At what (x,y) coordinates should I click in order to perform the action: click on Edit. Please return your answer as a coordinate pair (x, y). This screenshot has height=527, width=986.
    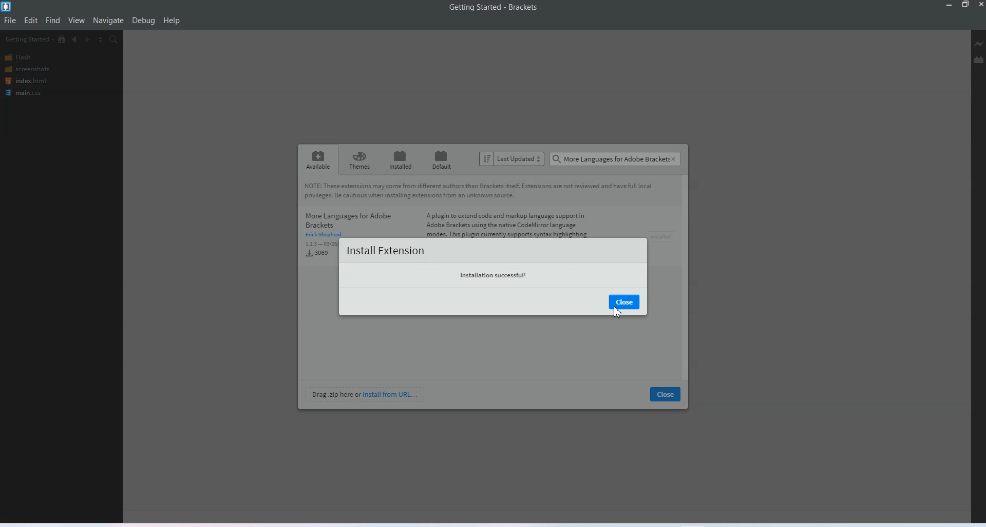
    Looking at the image, I should click on (32, 21).